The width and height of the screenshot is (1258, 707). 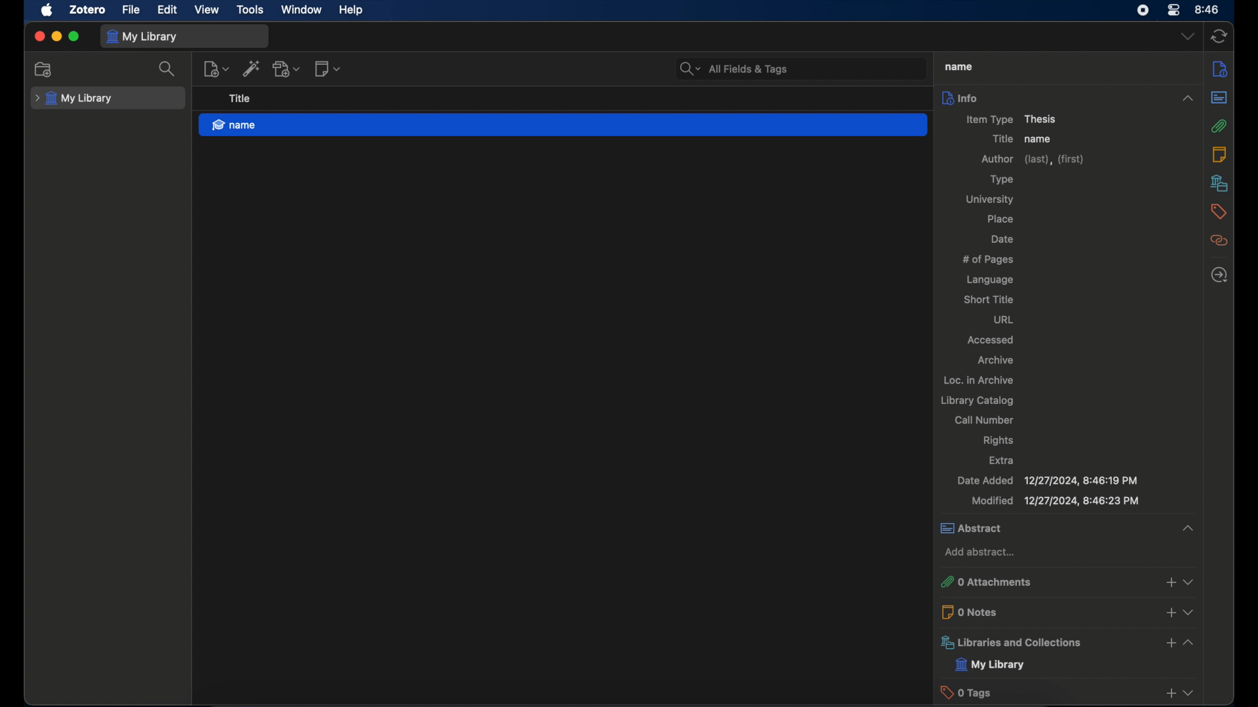 I want to click on search dropdown, so click(x=691, y=69).